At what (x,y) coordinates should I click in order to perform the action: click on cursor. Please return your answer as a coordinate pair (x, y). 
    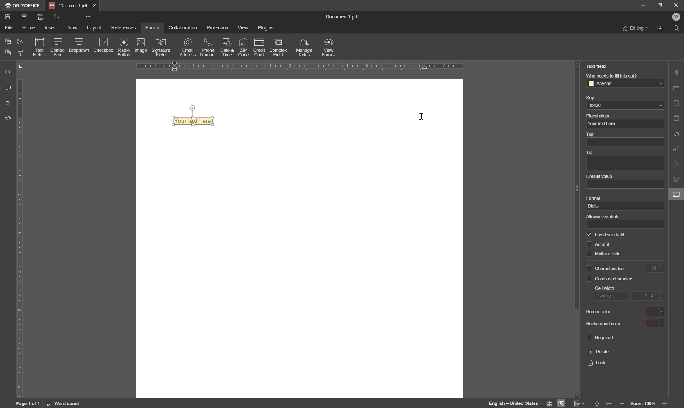
    Looking at the image, I should click on (422, 117).